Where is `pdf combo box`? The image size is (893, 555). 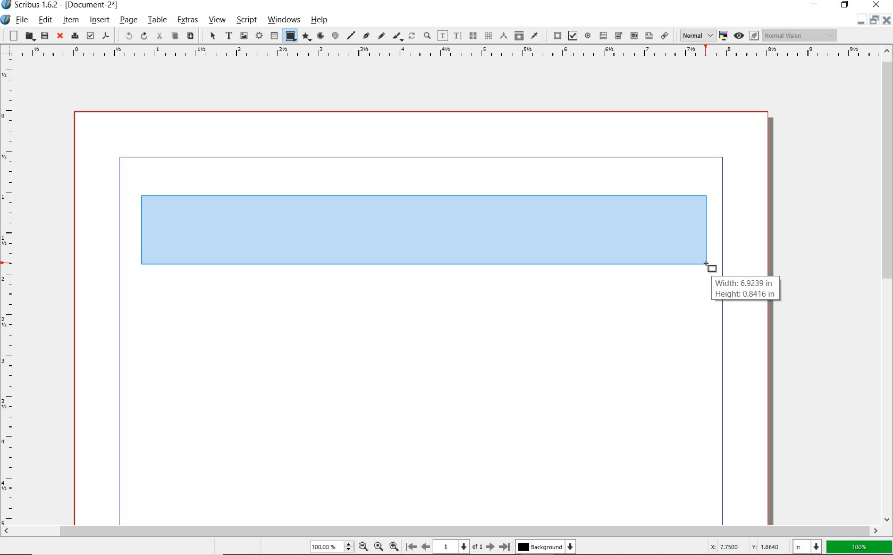 pdf combo box is located at coordinates (618, 36).